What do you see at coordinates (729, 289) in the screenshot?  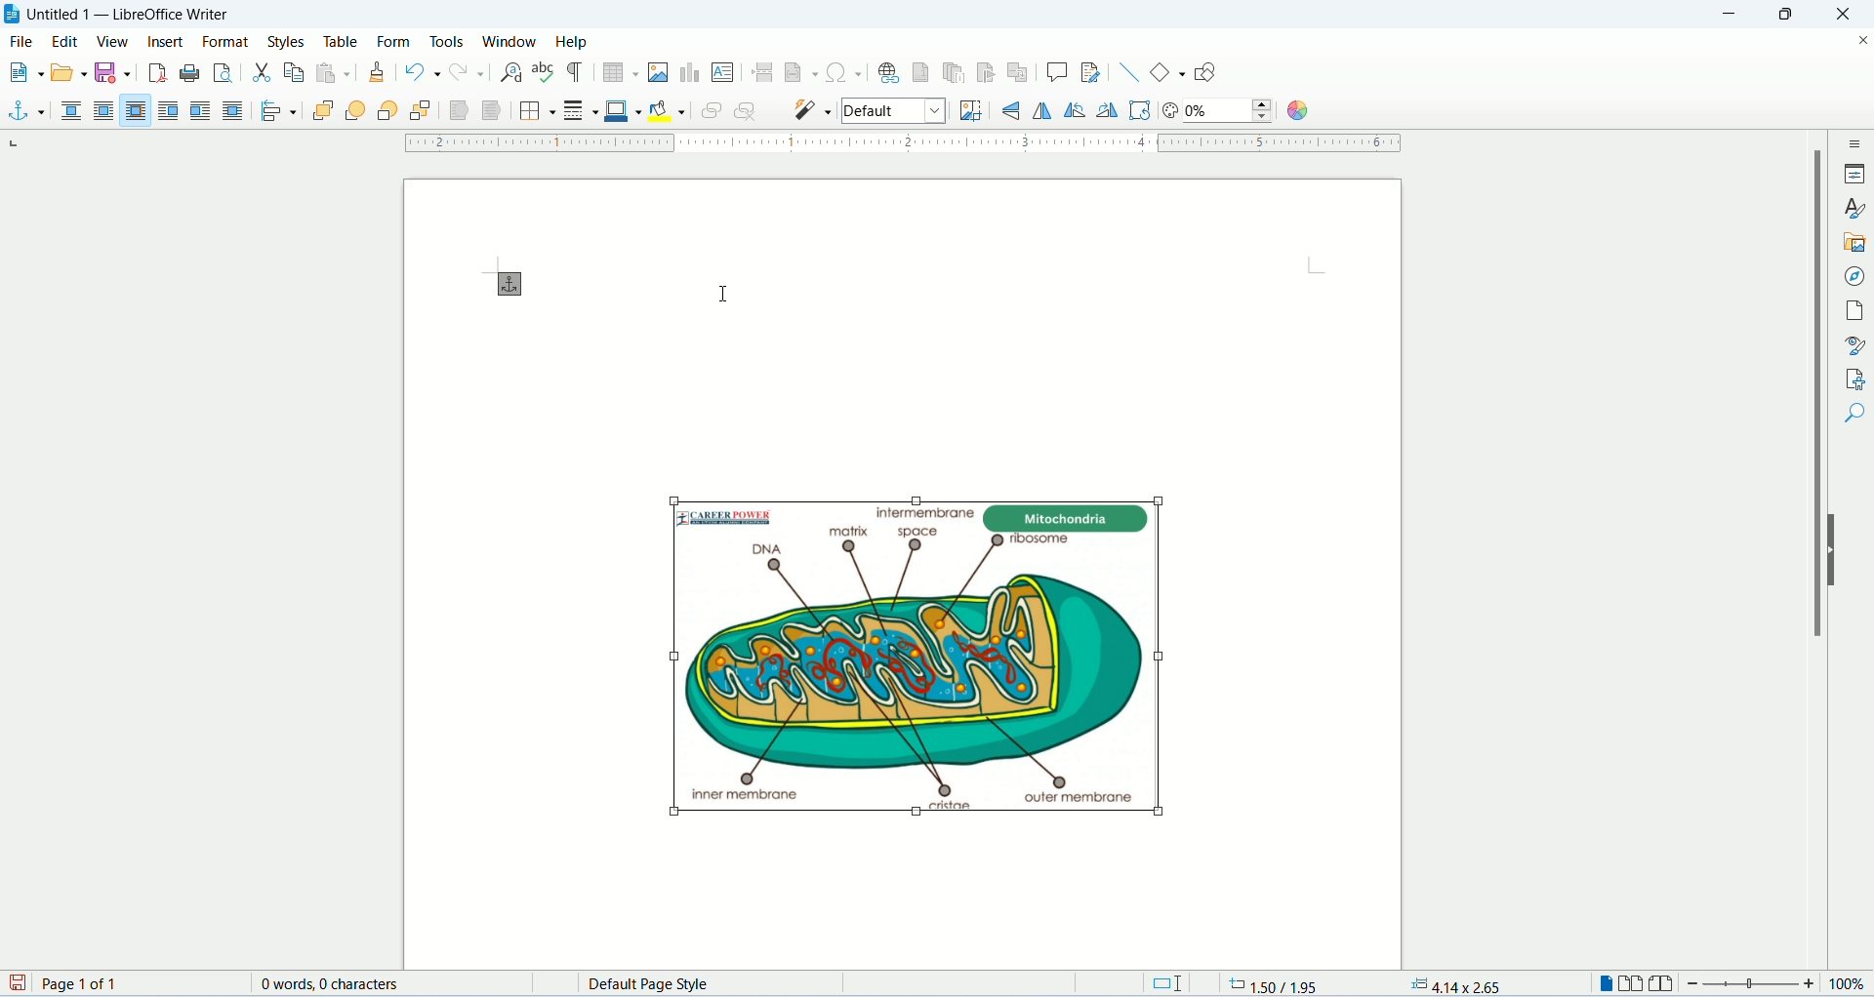 I see `cursor` at bounding box center [729, 289].